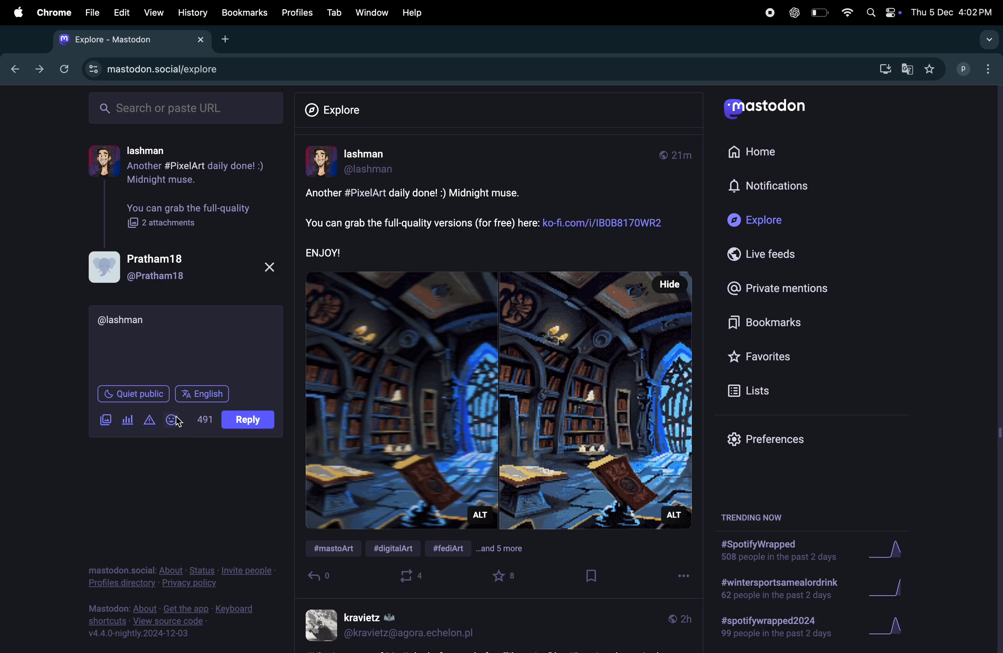 This screenshot has width=1003, height=653. Describe the element at coordinates (153, 13) in the screenshot. I see `view` at that location.